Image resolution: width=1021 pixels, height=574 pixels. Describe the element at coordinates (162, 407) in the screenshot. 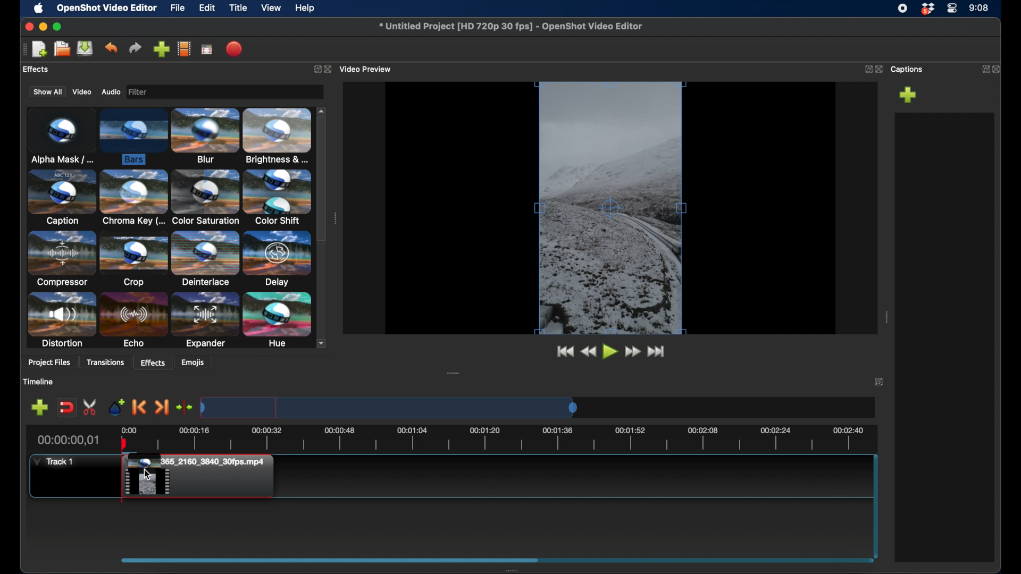

I see `next marker` at that location.